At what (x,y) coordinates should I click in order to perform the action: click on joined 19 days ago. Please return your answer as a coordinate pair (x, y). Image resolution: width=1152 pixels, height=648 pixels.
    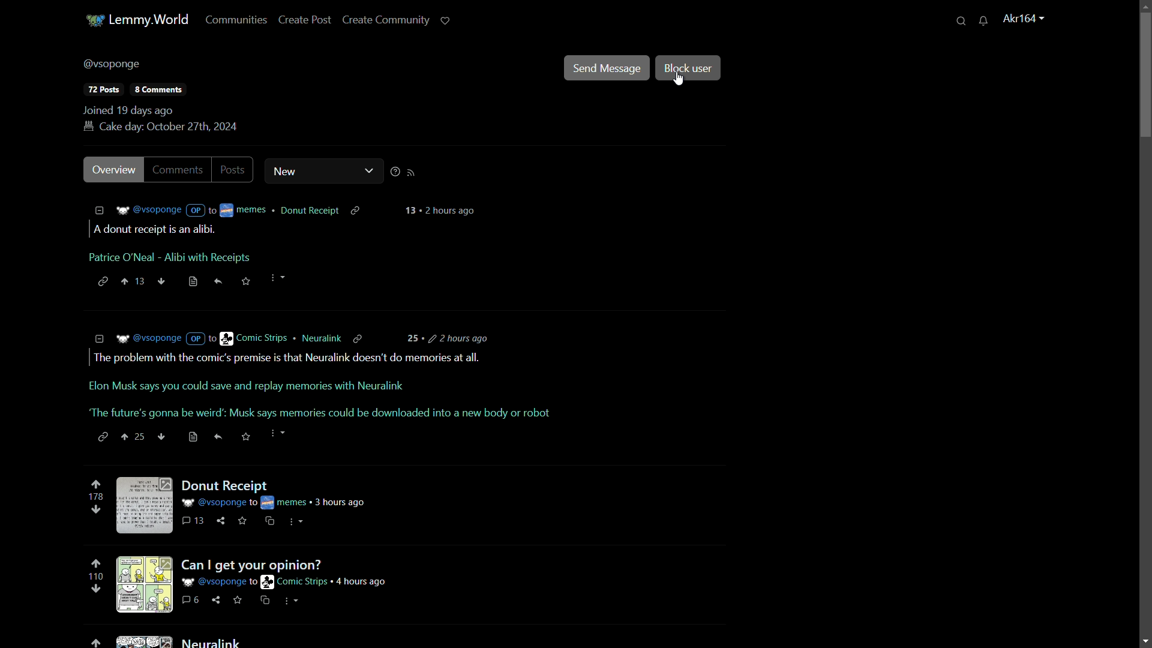
    Looking at the image, I should click on (128, 110).